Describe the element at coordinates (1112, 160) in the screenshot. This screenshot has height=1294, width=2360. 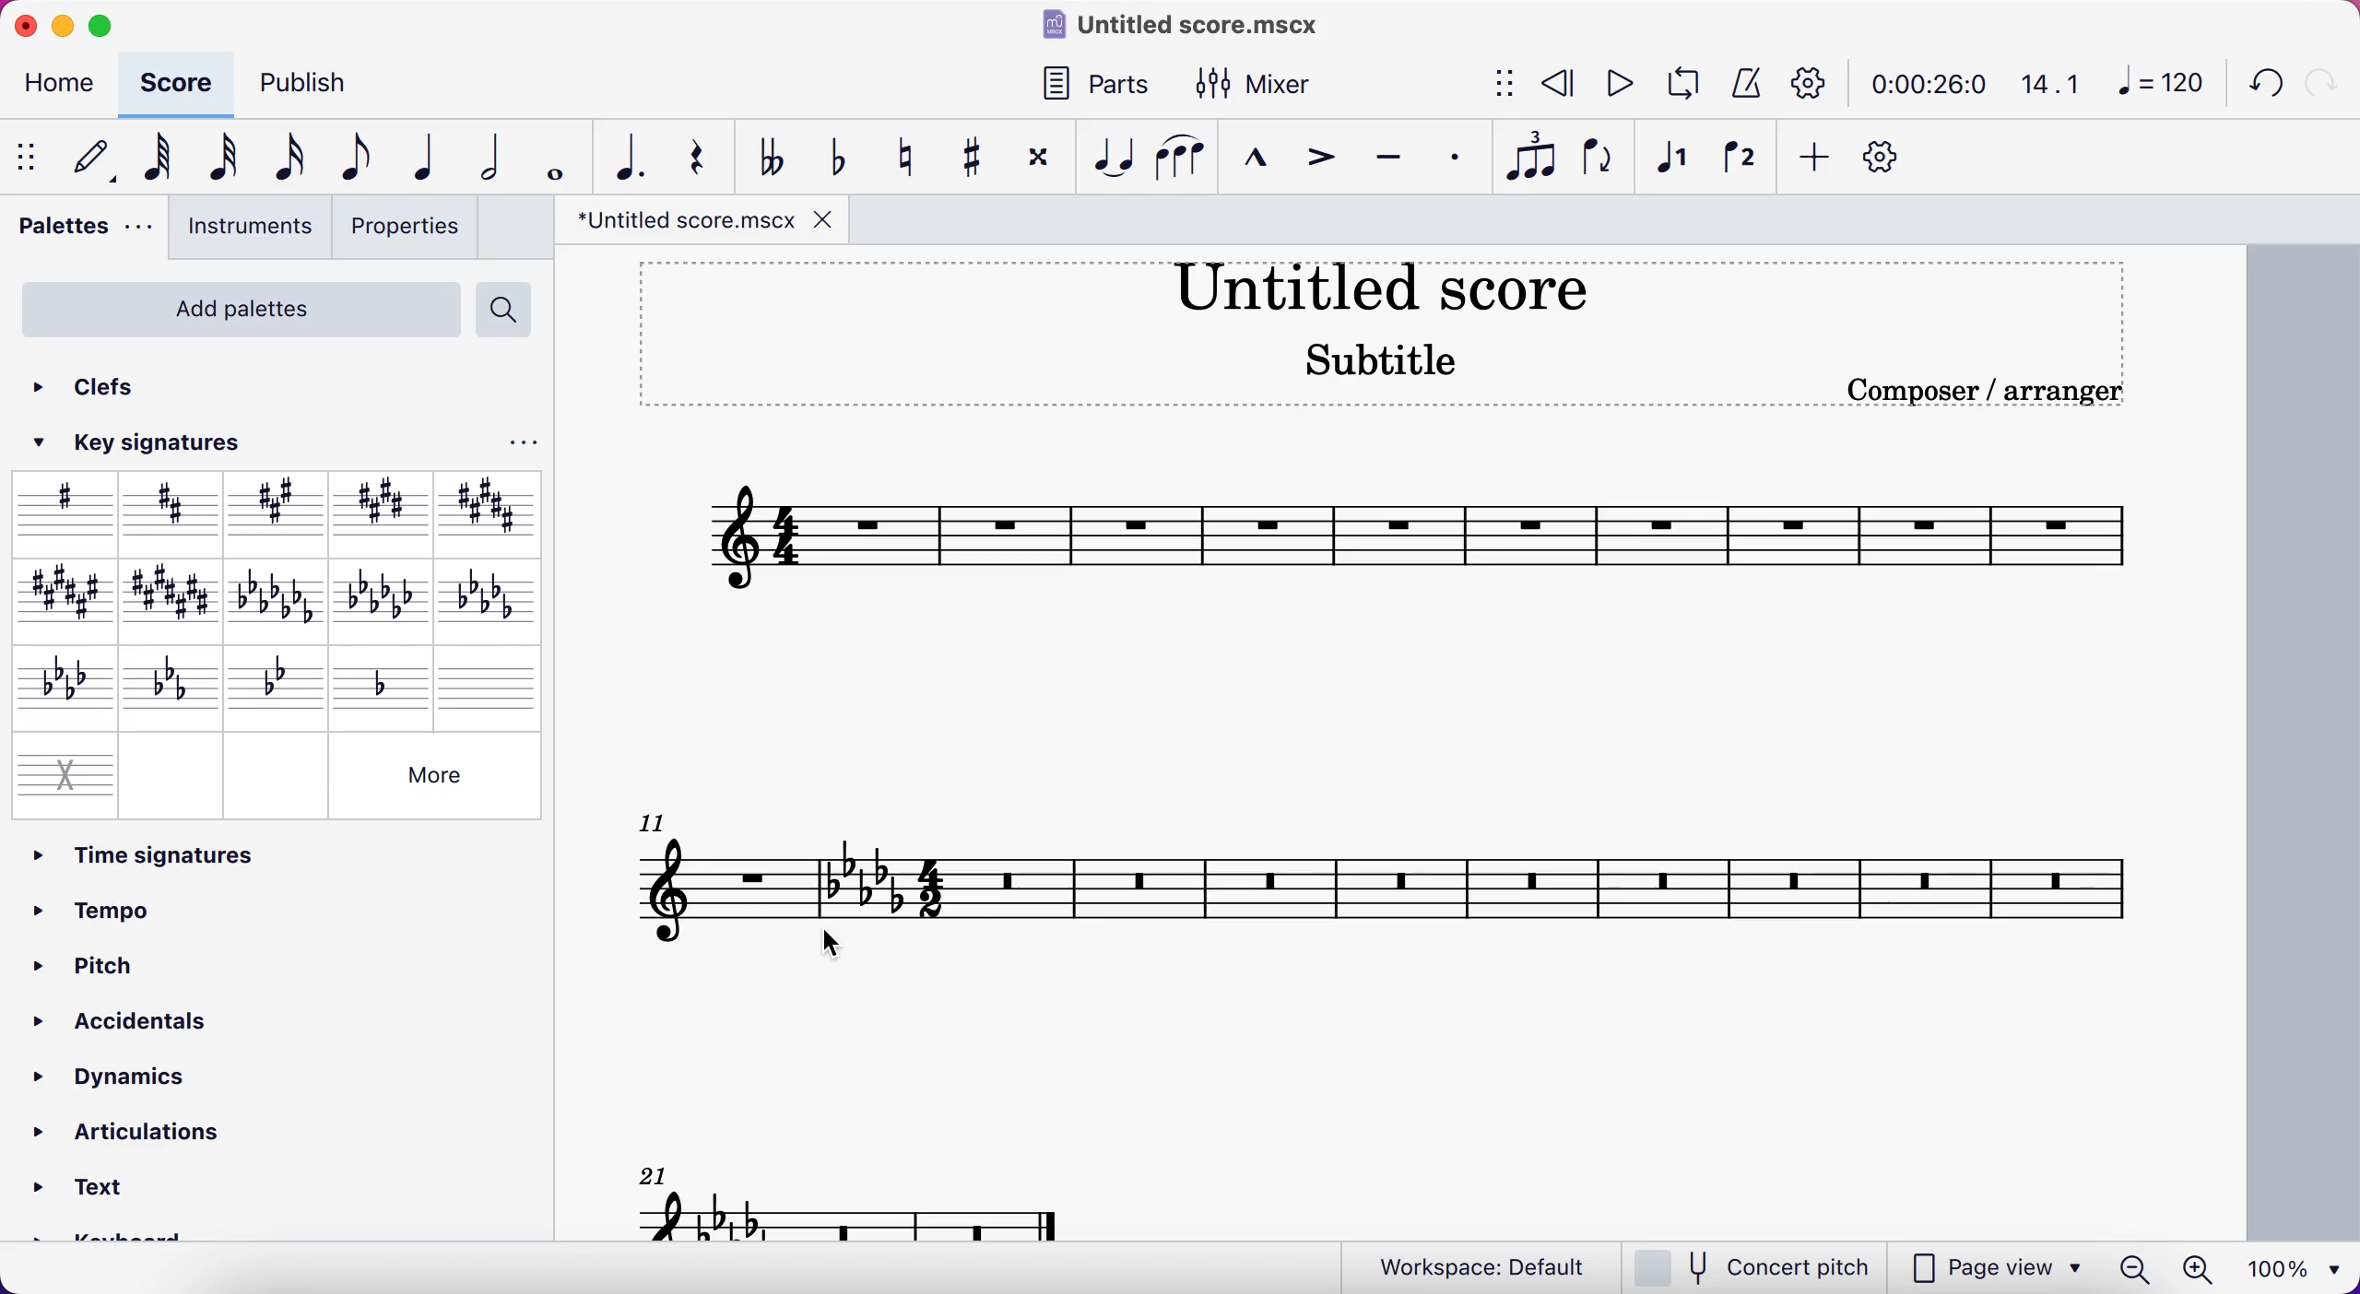
I see `tie` at that location.